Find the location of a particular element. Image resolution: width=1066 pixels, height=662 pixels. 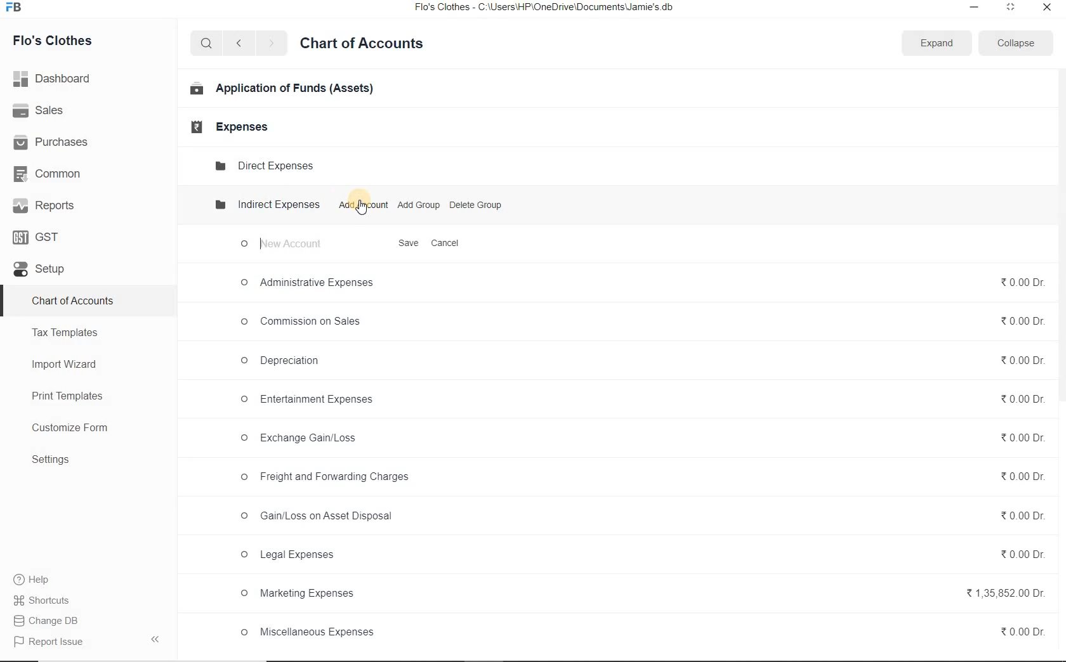

O Entertainment Expenses %0.00Dr. is located at coordinates (640, 401).